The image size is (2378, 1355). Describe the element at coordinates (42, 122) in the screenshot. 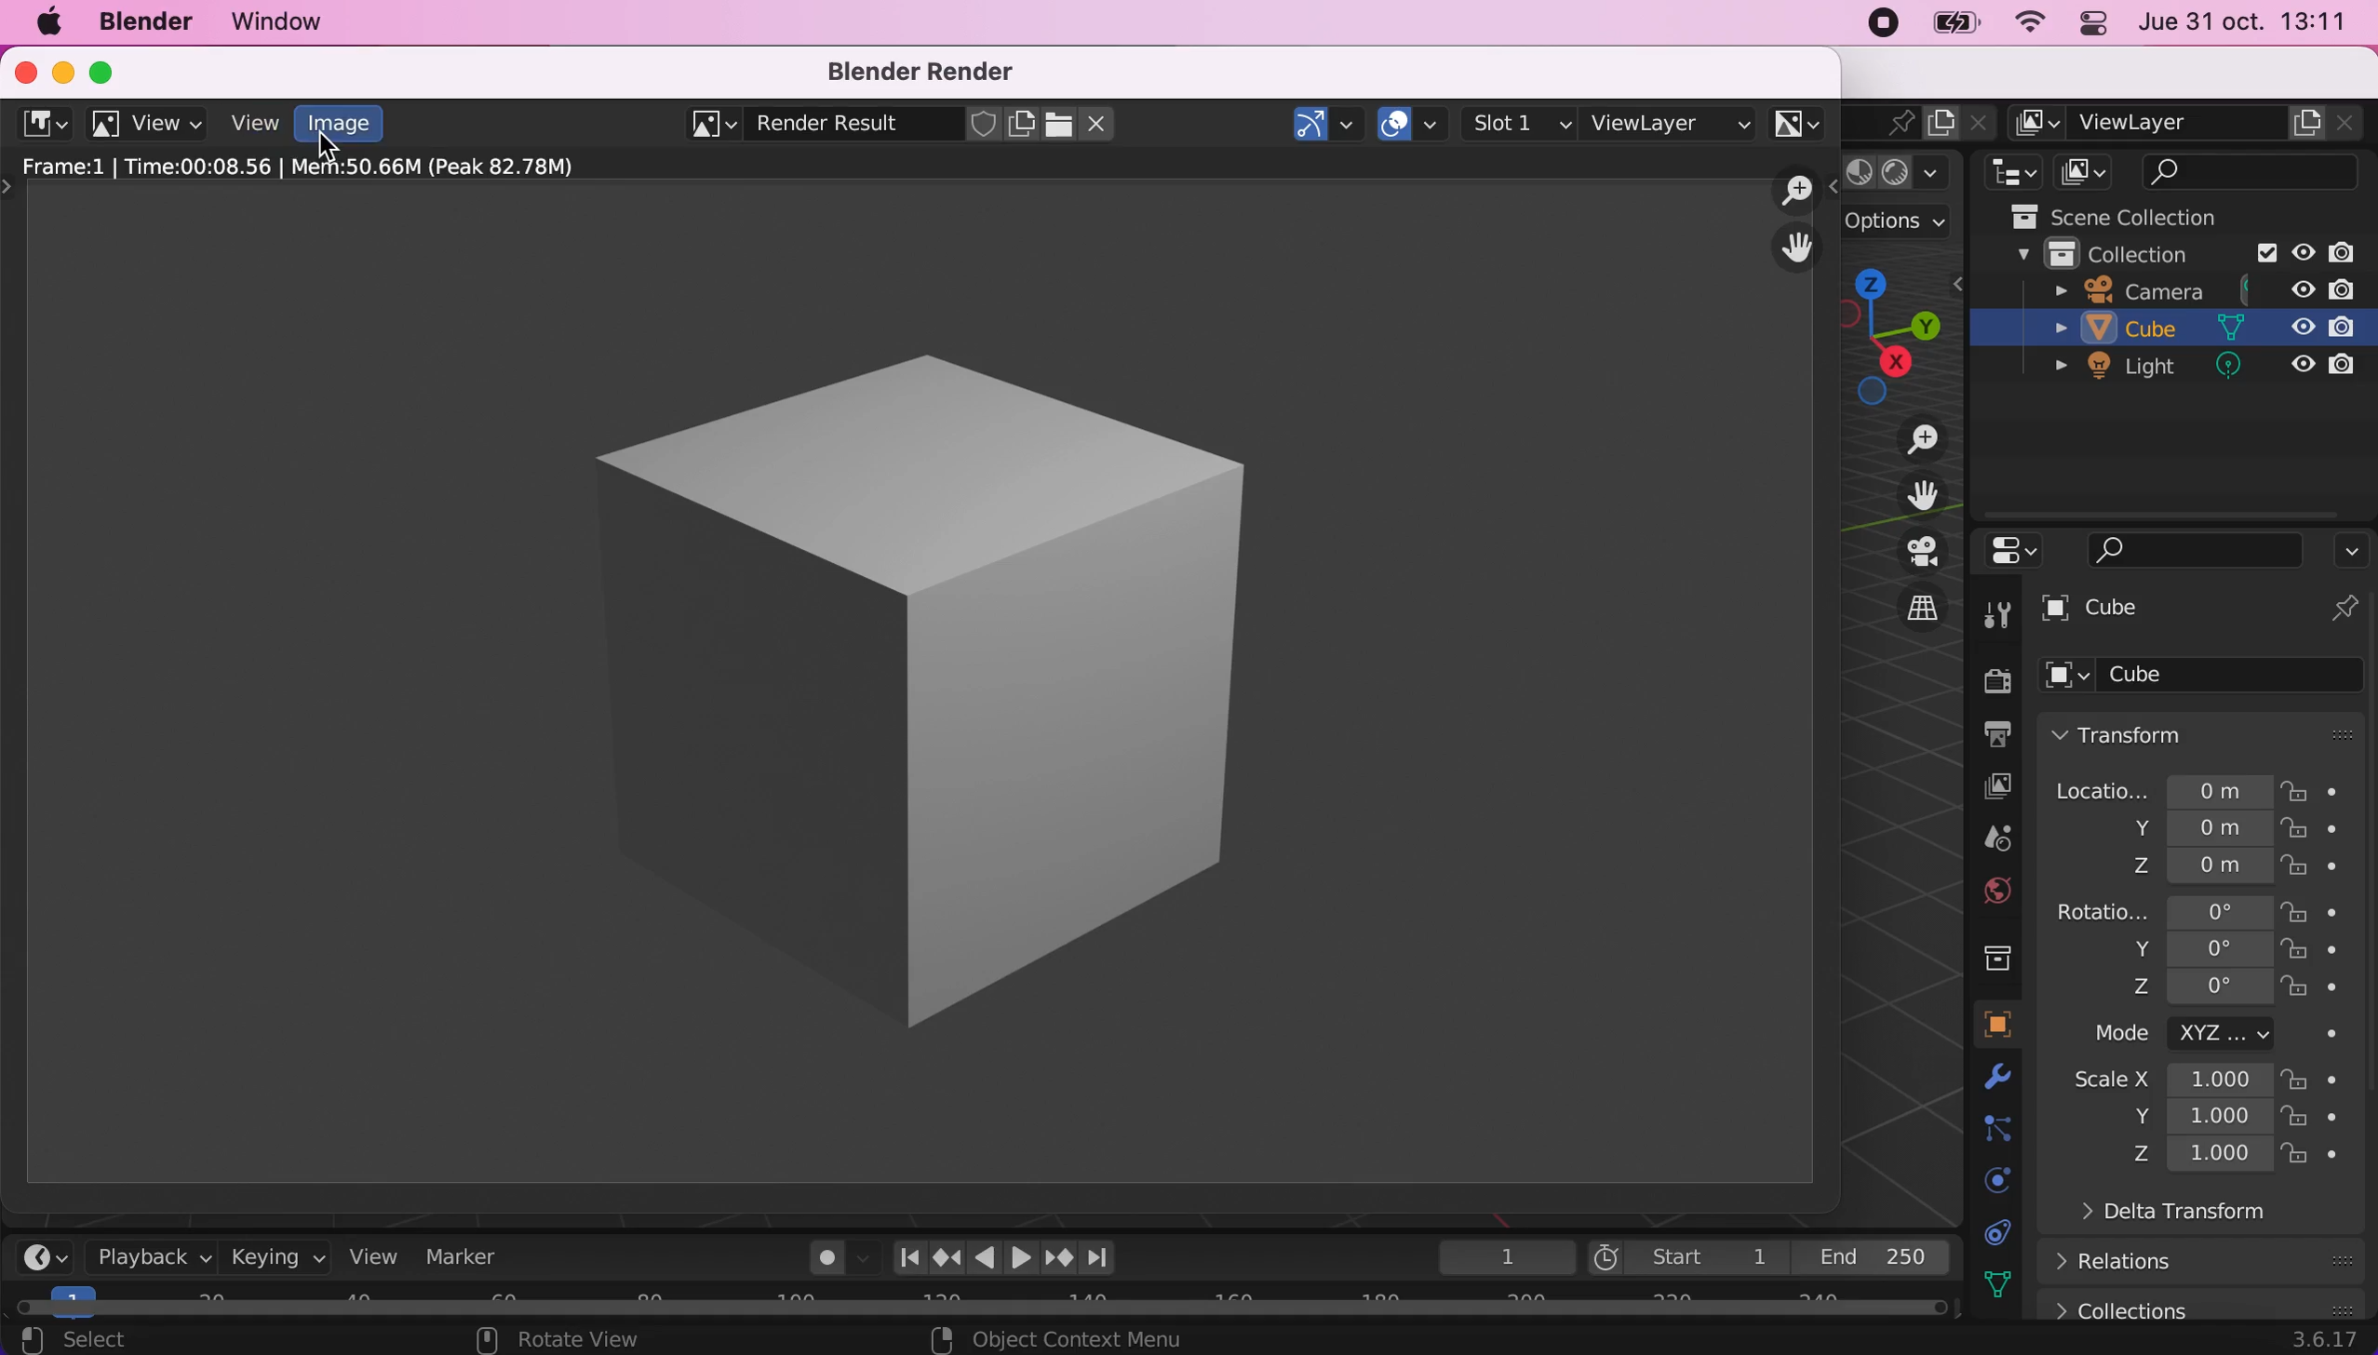

I see `blender` at that location.